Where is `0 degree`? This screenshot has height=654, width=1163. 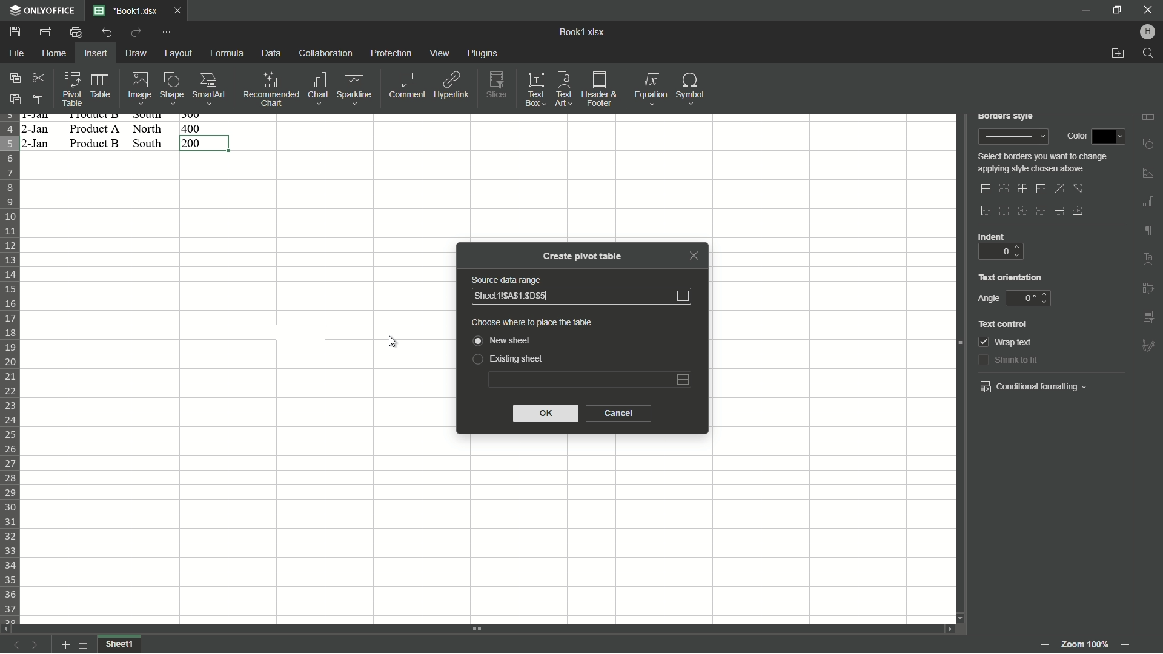 0 degree is located at coordinates (1027, 299).